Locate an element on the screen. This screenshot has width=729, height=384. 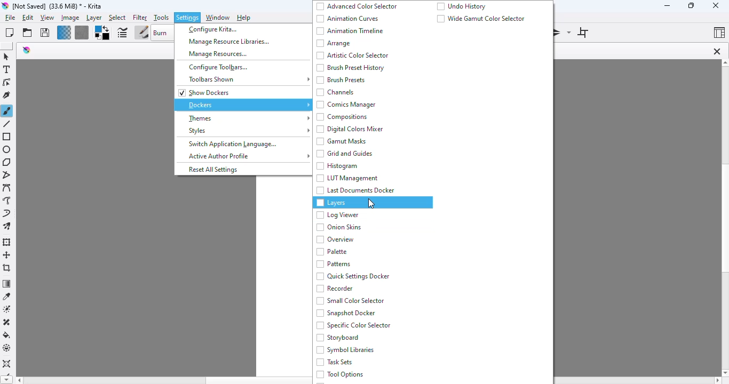
scroll down is located at coordinates (724, 373).